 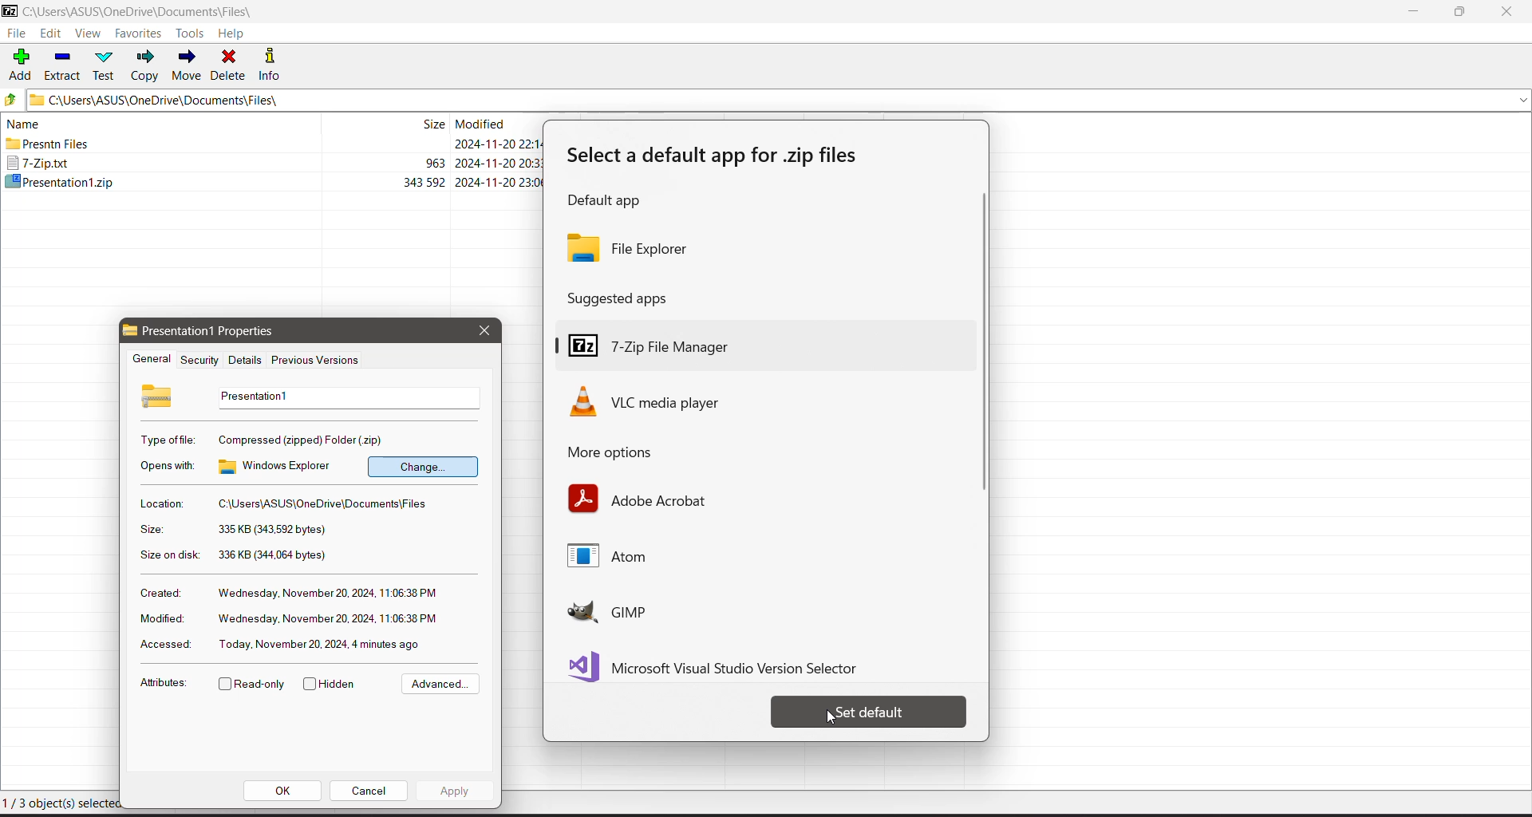 I want to click on Created Day, Date, Year and time of the selected file, so click(x=329, y=594).